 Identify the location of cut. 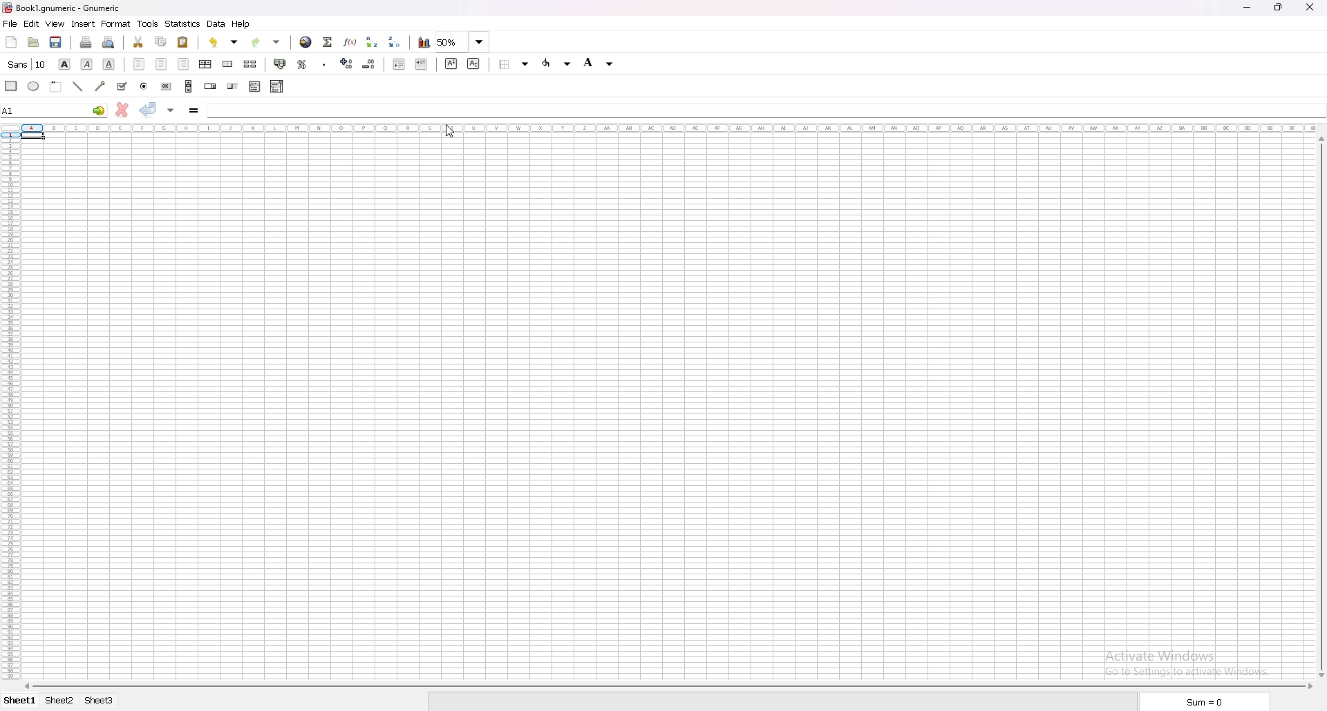
(139, 41).